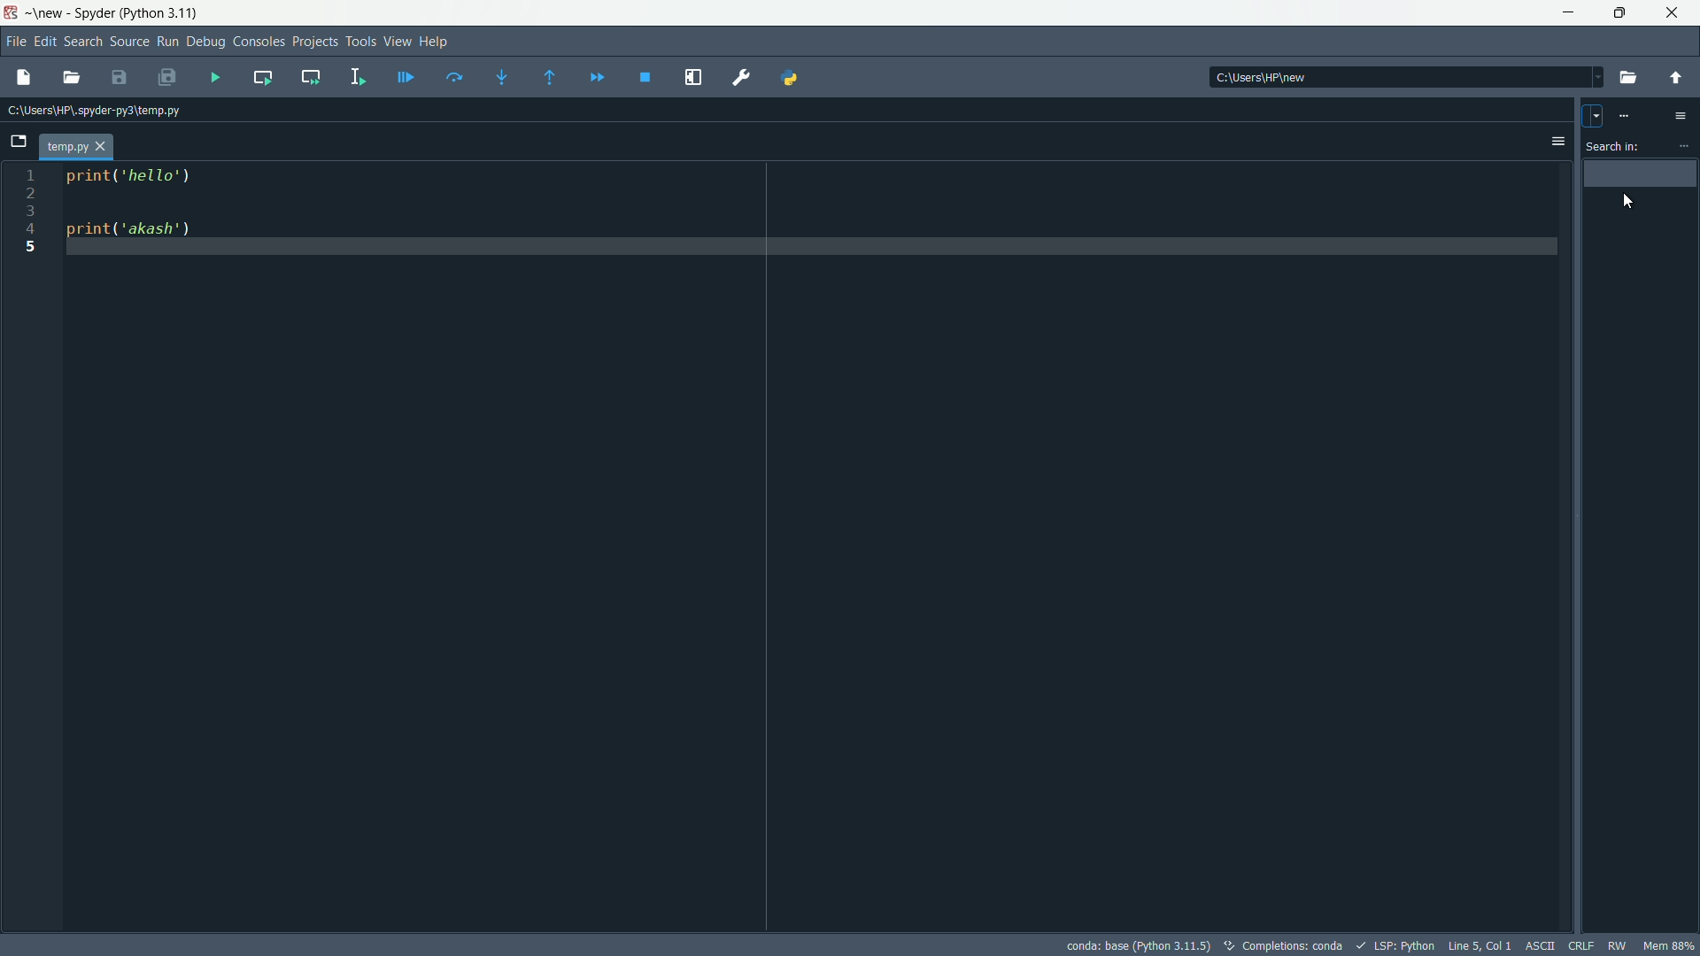 The image size is (1700, 956). Describe the element at coordinates (792, 77) in the screenshot. I see `python path manager` at that location.